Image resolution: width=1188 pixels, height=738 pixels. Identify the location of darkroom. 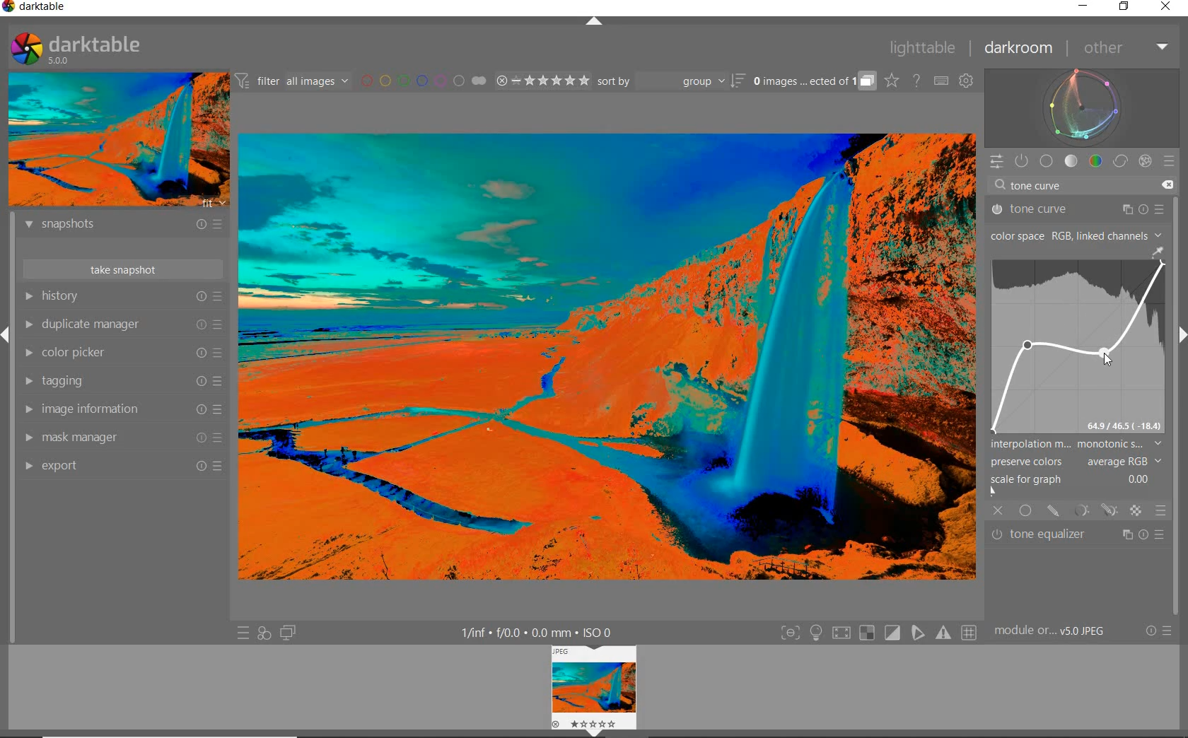
(1019, 49).